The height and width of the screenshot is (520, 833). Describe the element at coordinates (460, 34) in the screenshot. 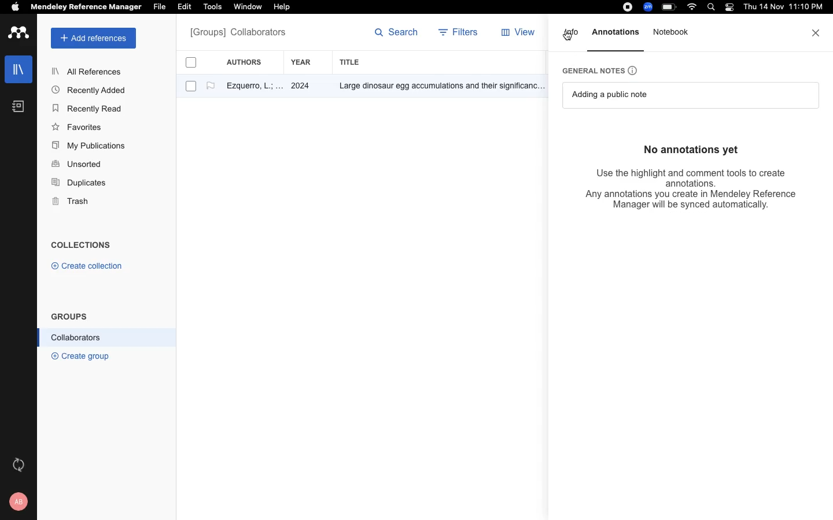

I see `filters` at that location.